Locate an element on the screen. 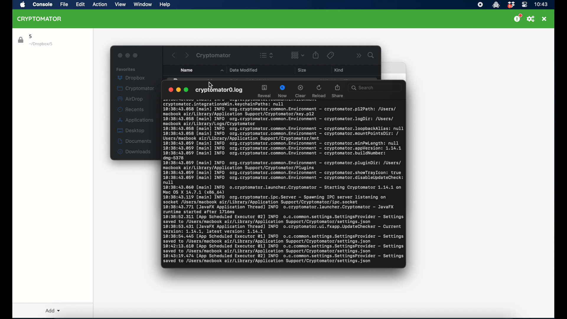  reveal is located at coordinates (264, 87).